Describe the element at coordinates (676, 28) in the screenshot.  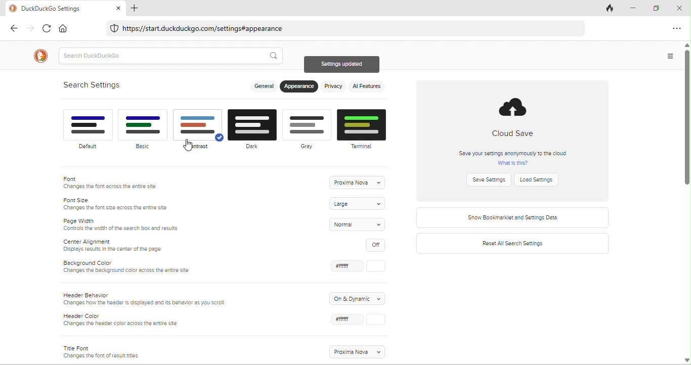
I see `option` at that location.